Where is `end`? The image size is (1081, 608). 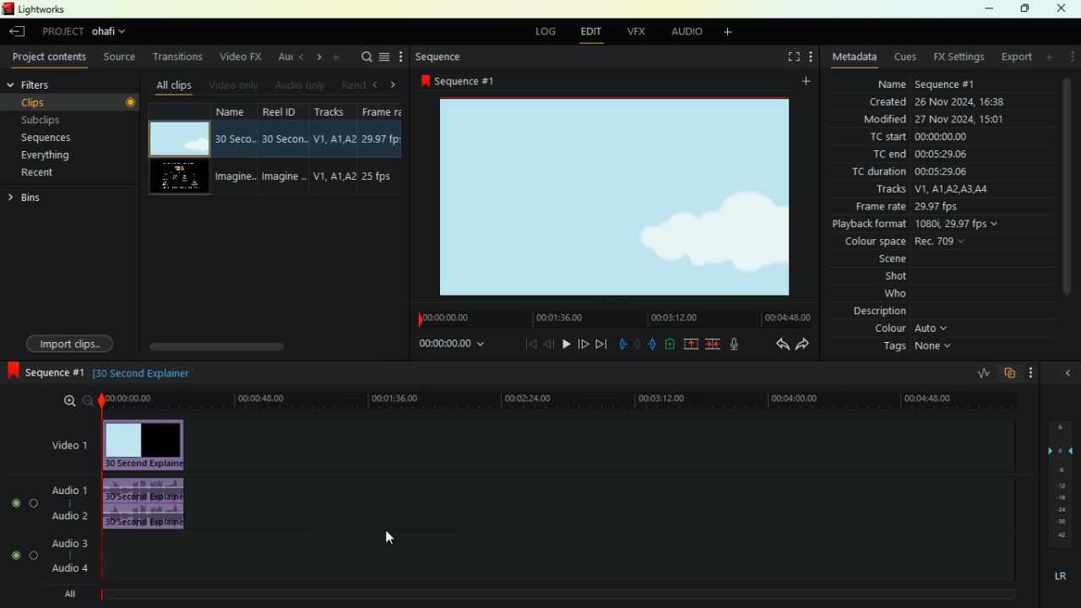
end is located at coordinates (601, 343).